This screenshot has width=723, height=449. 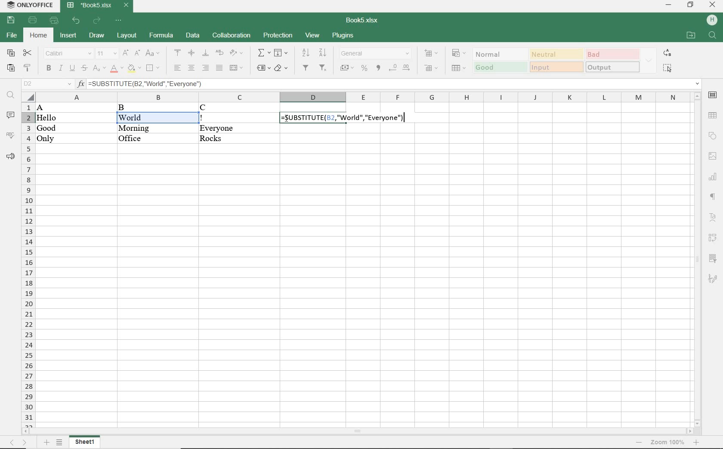 I want to click on move down, so click(x=697, y=423).